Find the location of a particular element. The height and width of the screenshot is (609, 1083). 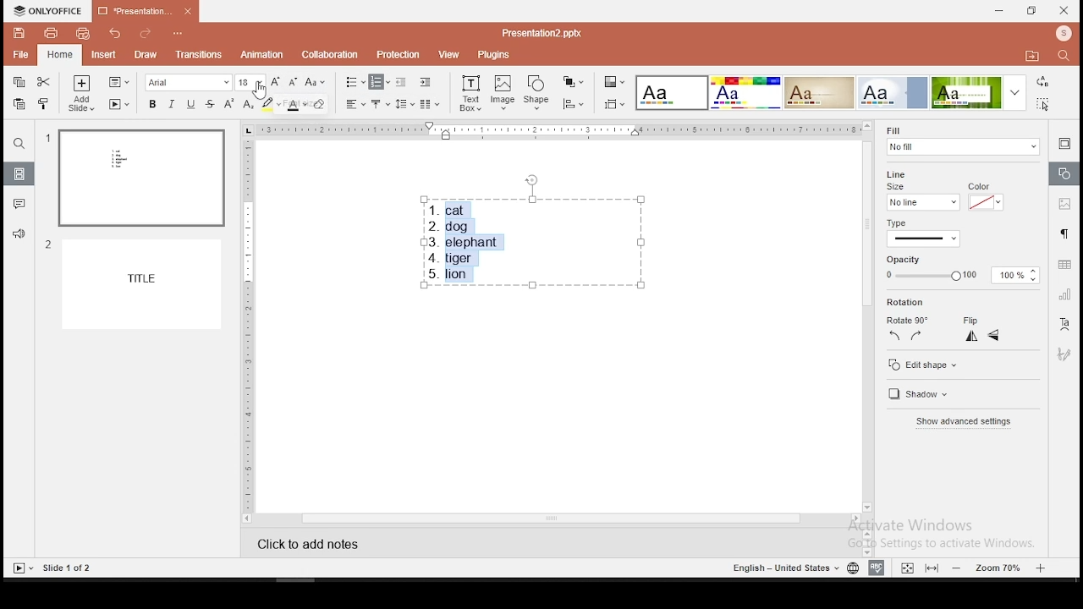

draw is located at coordinates (146, 54).